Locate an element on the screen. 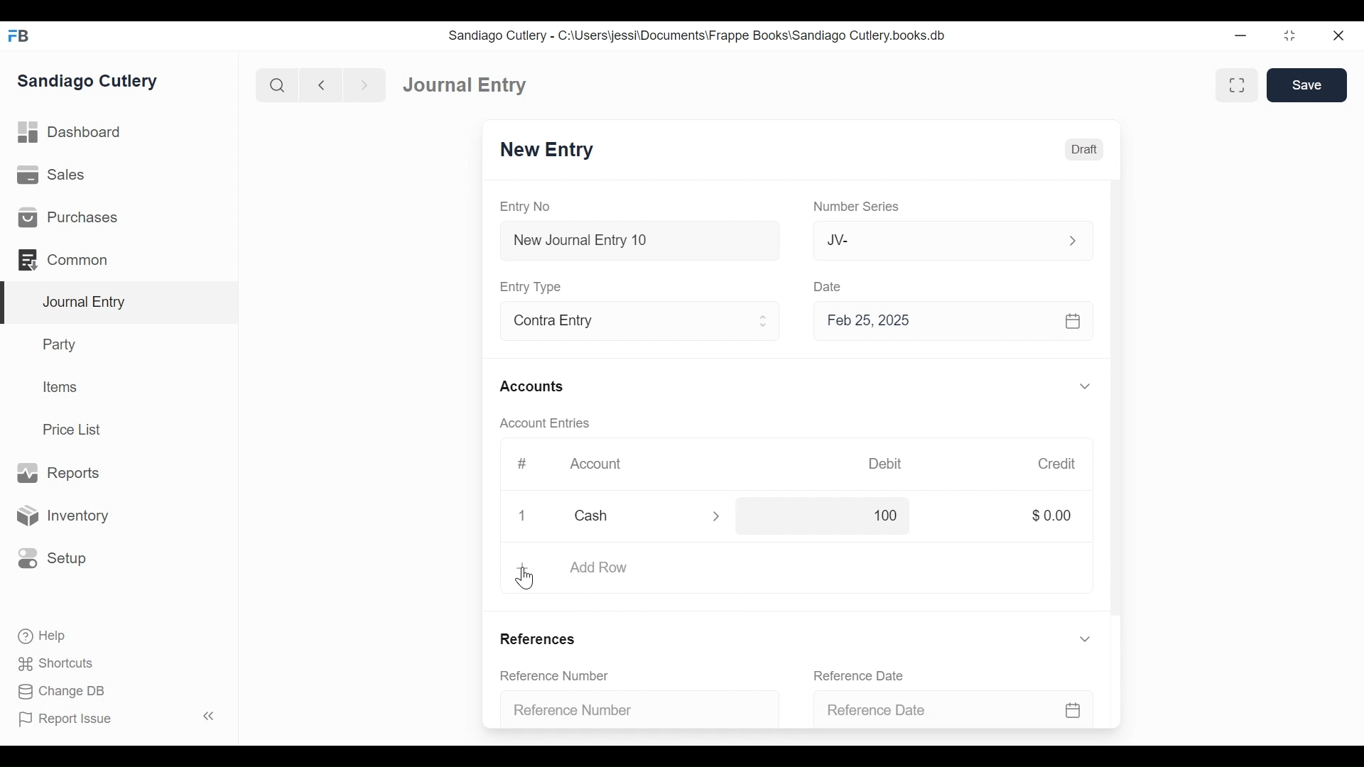 The width and height of the screenshot is (1364, 767). Purchases is located at coordinates (68, 218).